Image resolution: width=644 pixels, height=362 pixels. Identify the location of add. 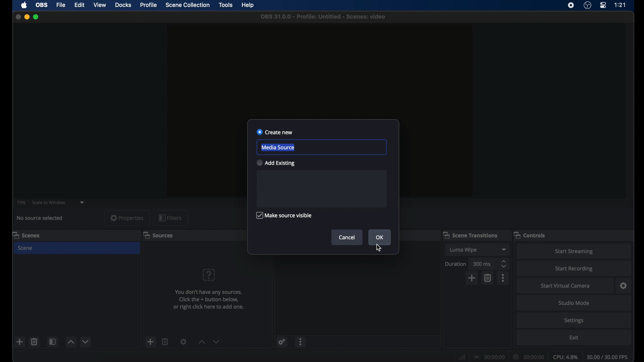
(20, 342).